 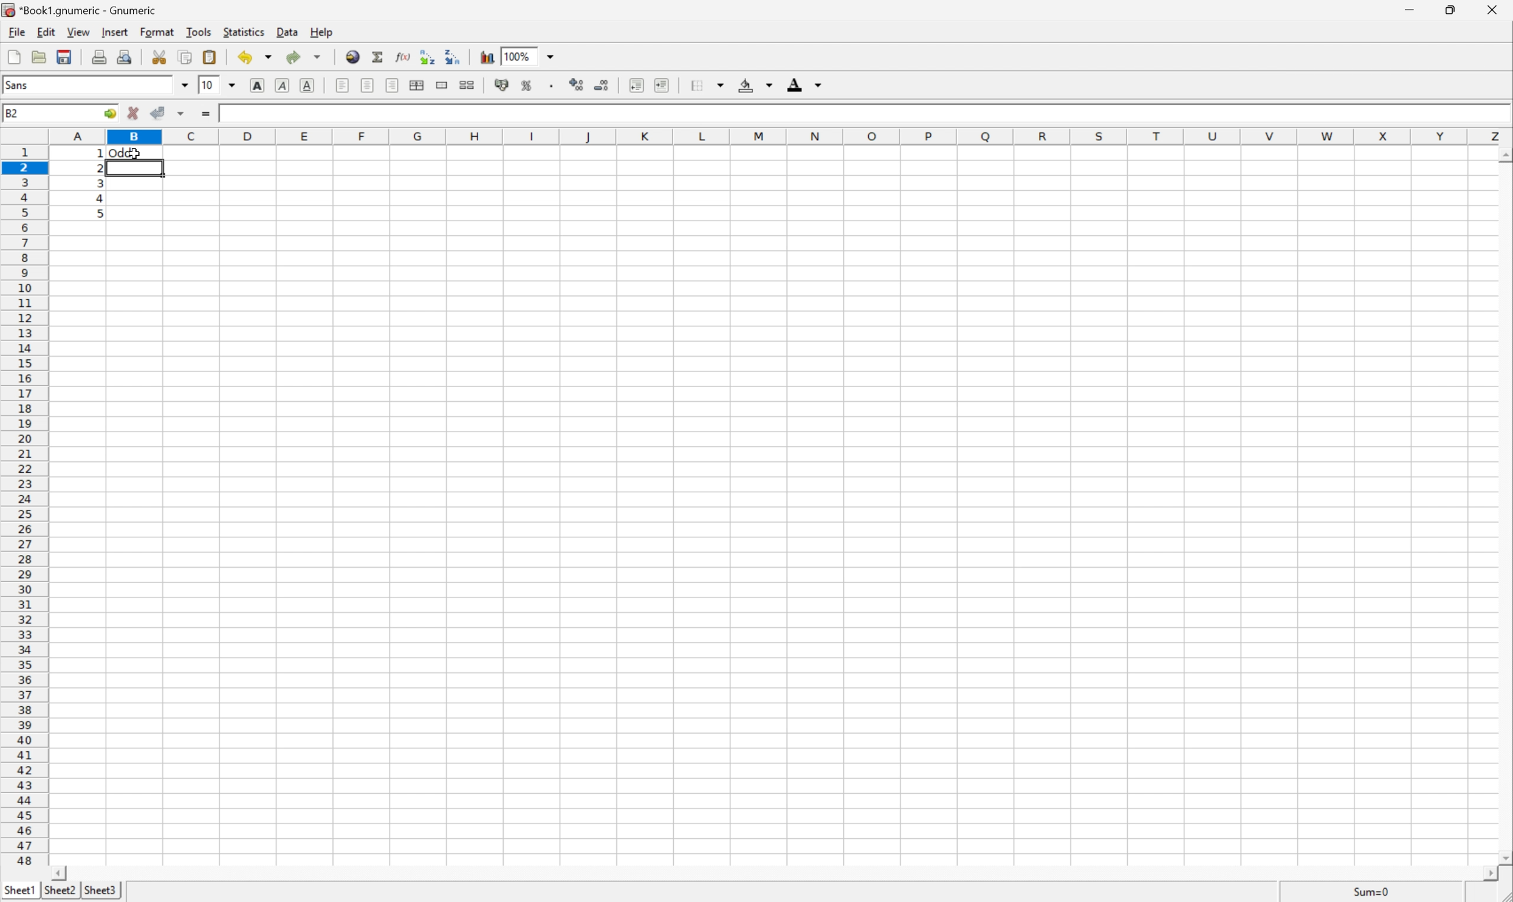 I want to click on Statistics, so click(x=243, y=32).